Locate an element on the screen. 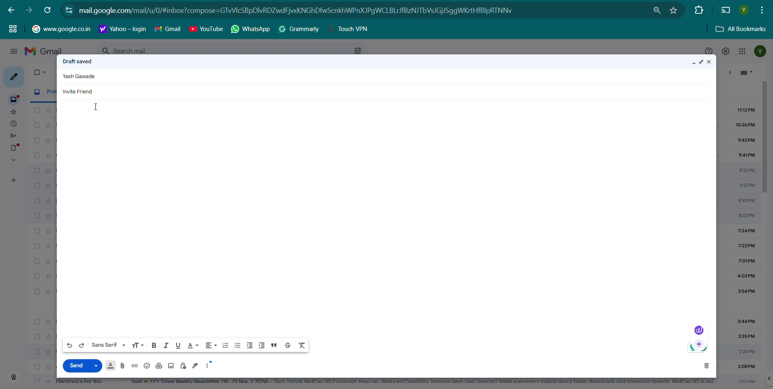  Insert Signature is located at coordinates (196, 365).